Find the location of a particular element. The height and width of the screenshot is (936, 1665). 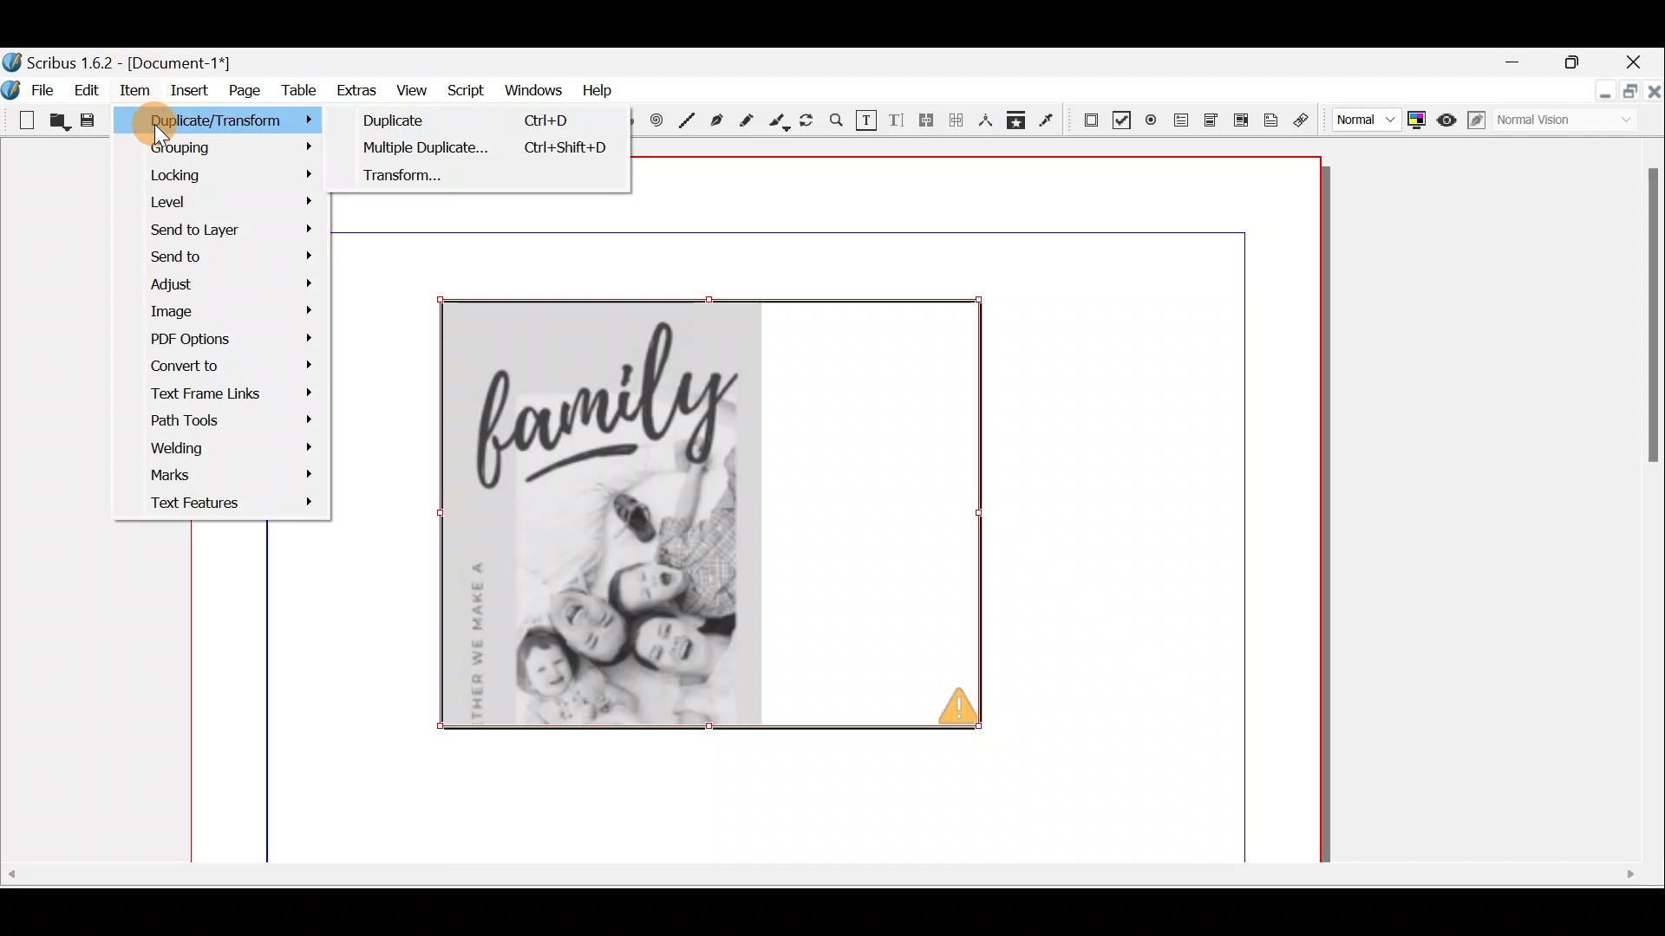

Script is located at coordinates (465, 90).